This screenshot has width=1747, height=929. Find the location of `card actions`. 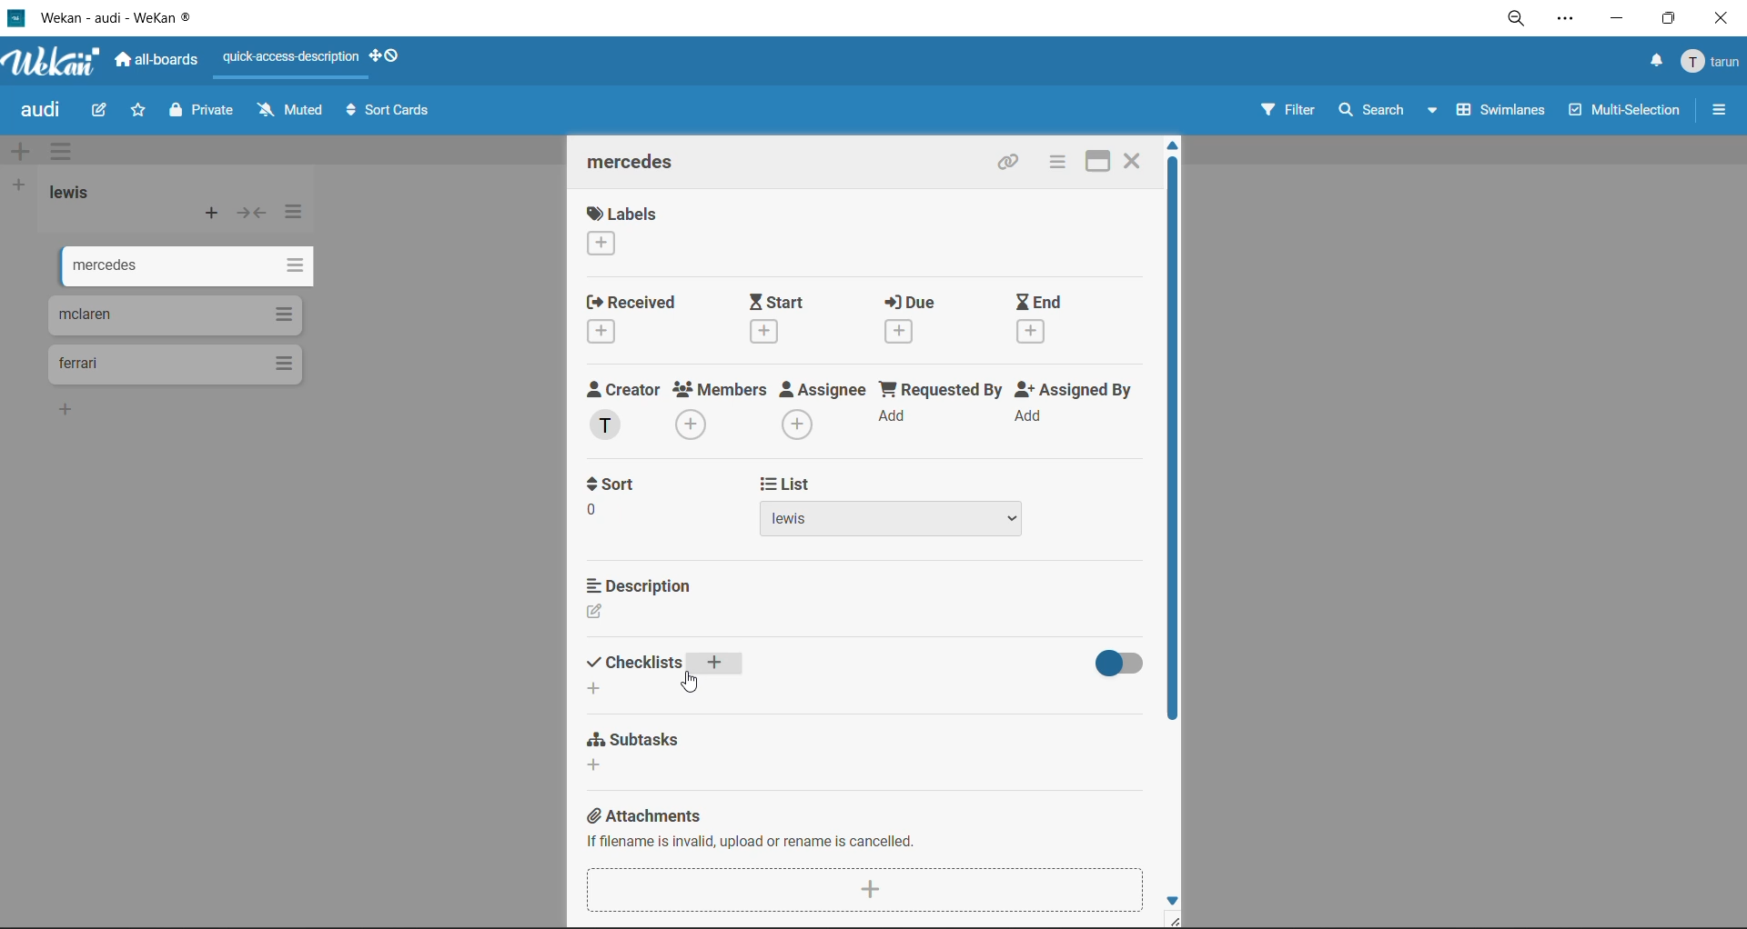

card actions is located at coordinates (1053, 164).